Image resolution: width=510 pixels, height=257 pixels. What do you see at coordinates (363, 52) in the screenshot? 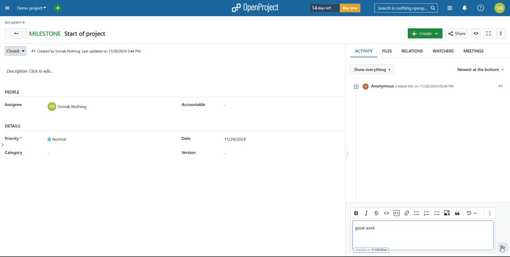
I see `activity` at bounding box center [363, 52].